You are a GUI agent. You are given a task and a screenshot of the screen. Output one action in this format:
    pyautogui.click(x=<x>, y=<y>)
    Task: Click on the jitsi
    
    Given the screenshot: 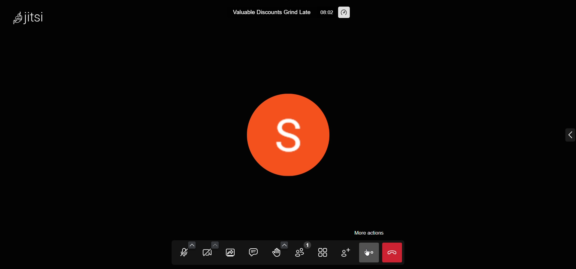 What is the action you would take?
    pyautogui.click(x=29, y=18)
    